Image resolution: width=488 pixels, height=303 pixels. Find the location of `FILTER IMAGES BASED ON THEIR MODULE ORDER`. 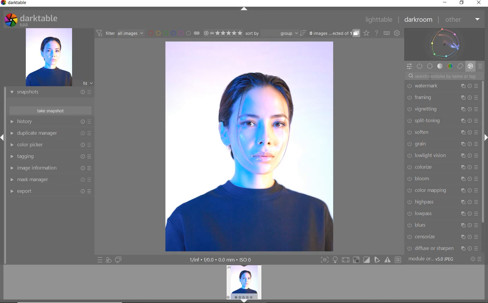

FILTER IMAGES BASED ON THEIR MODULE ORDER is located at coordinates (120, 34).